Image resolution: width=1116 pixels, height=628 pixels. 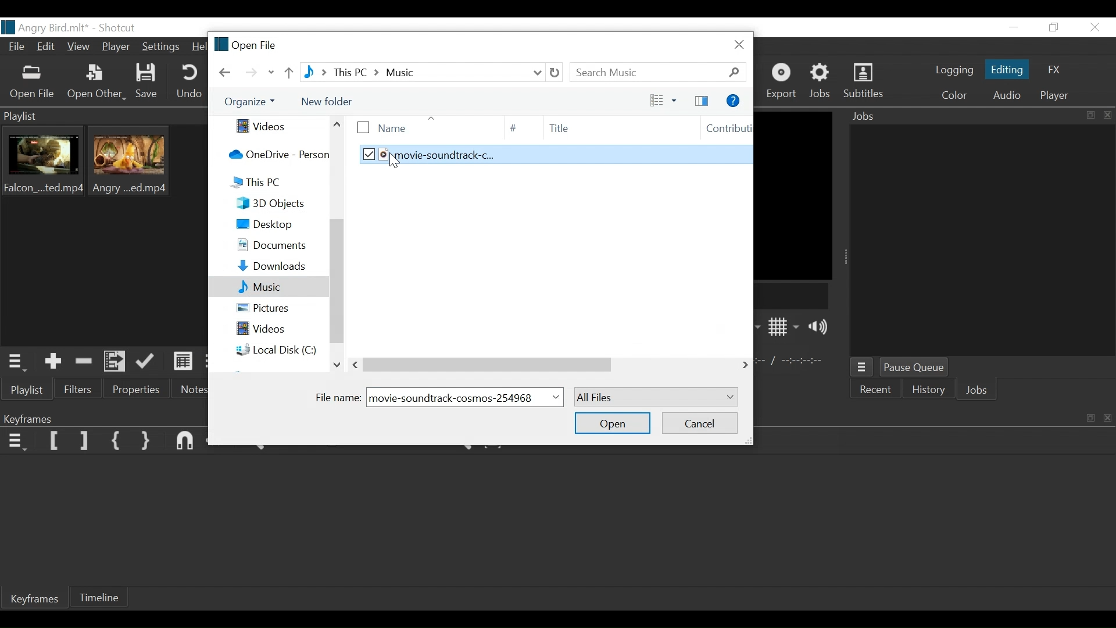 I want to click on In point, so click(x=792, y=361).